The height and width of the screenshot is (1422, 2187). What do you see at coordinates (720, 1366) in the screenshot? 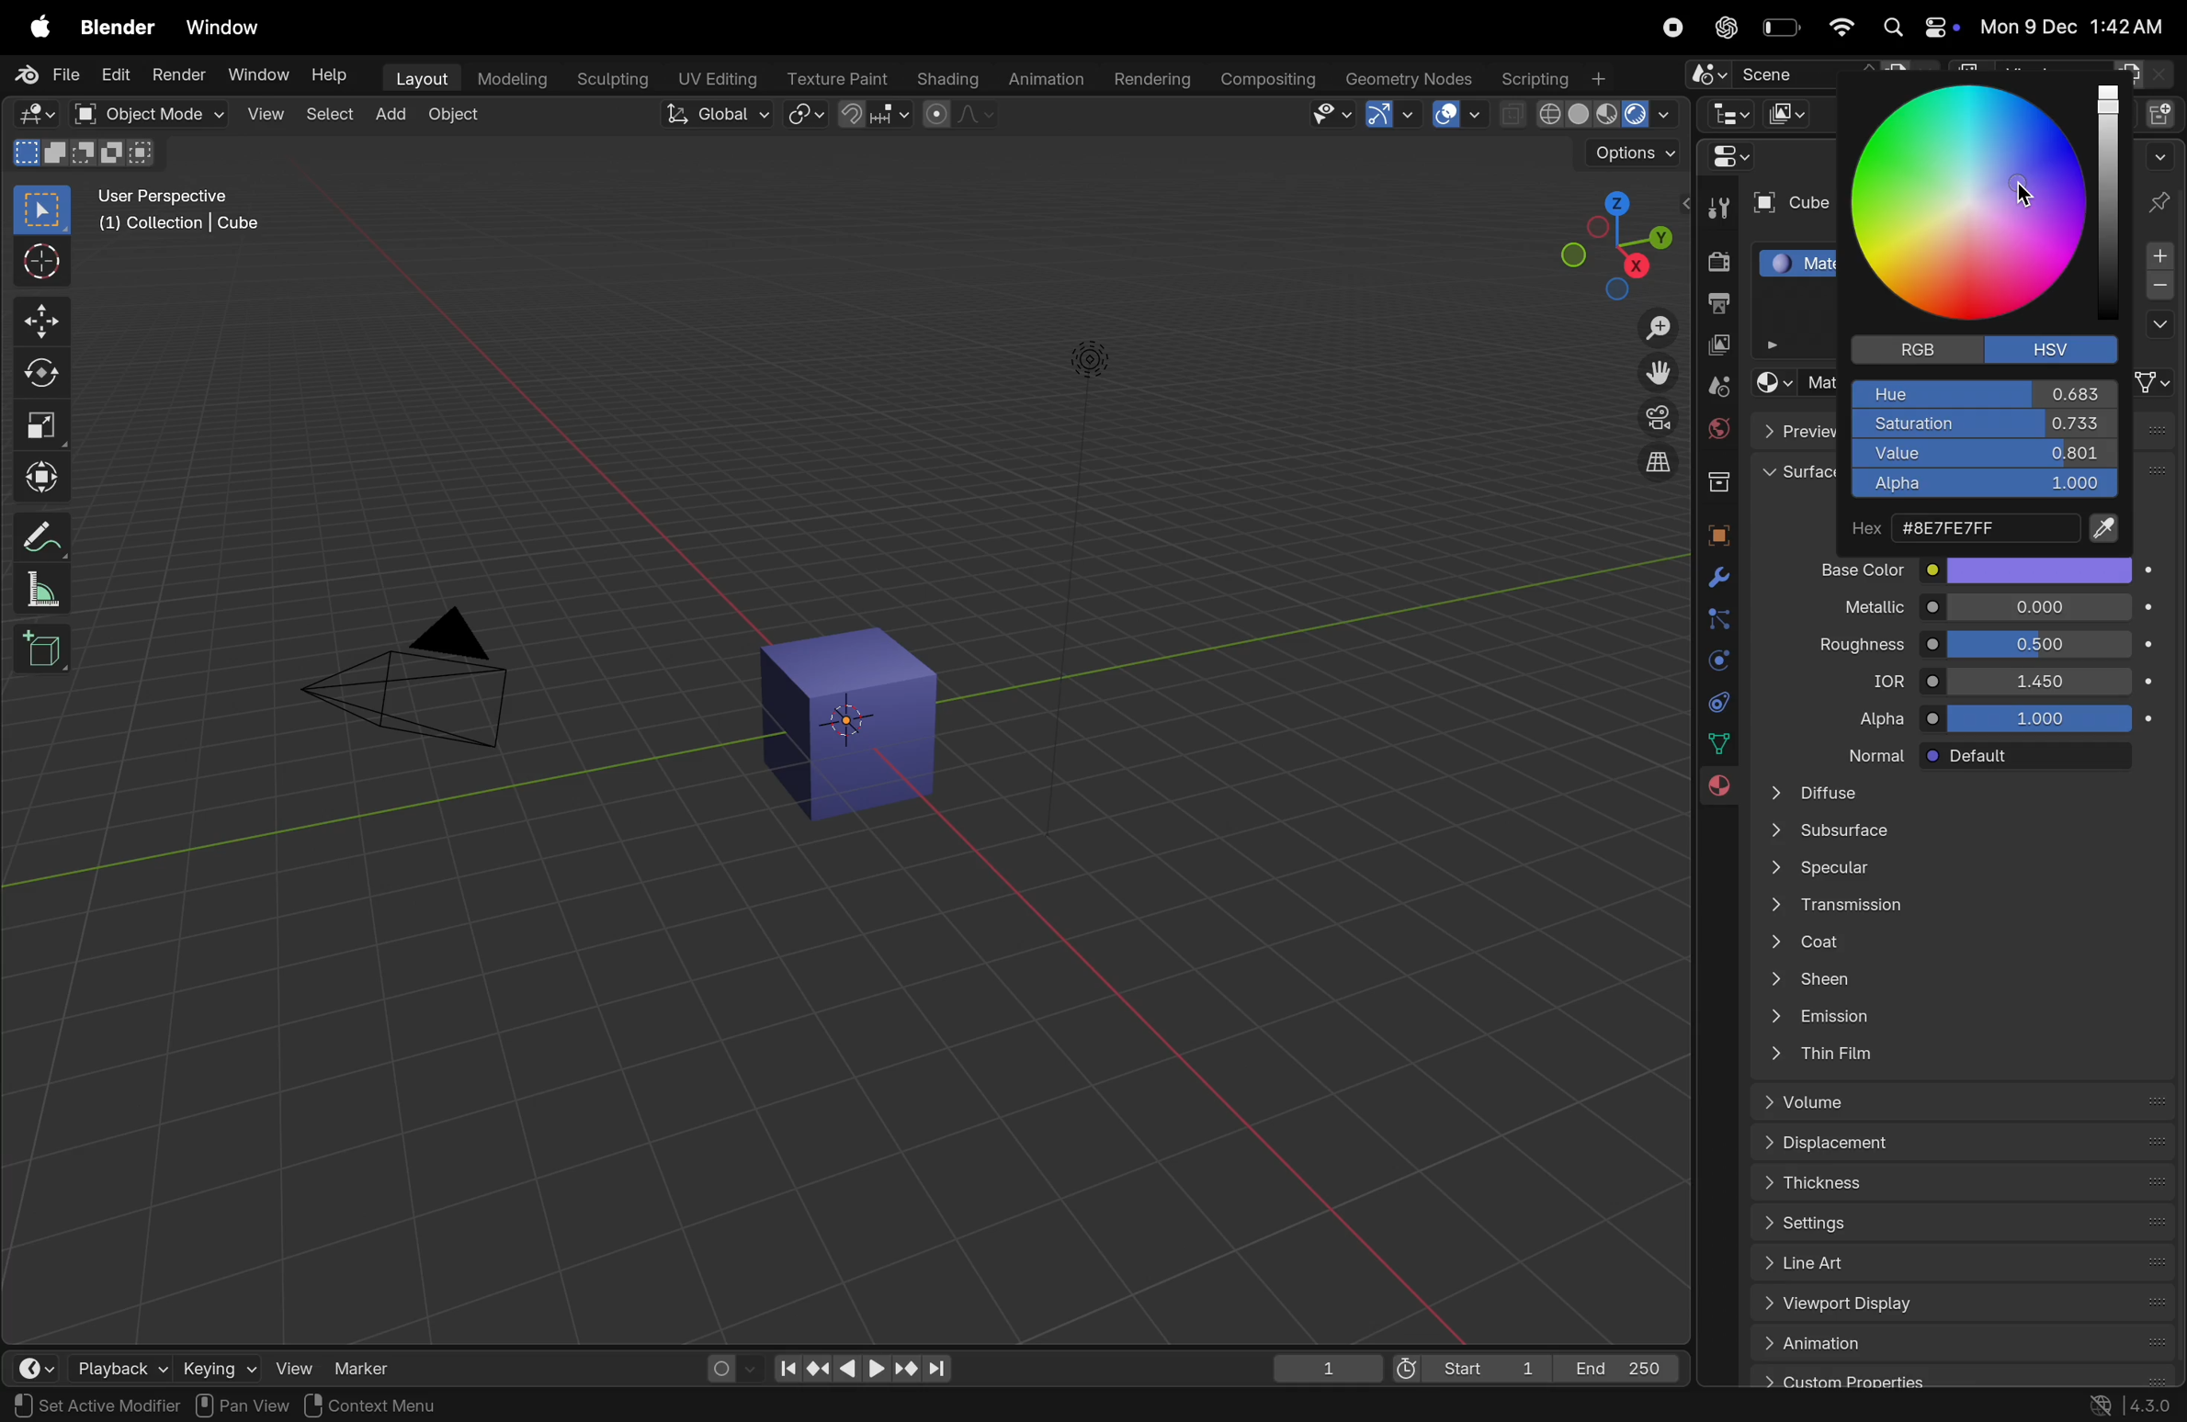
I see `auuto keying` at bounding box center [720, 1366].